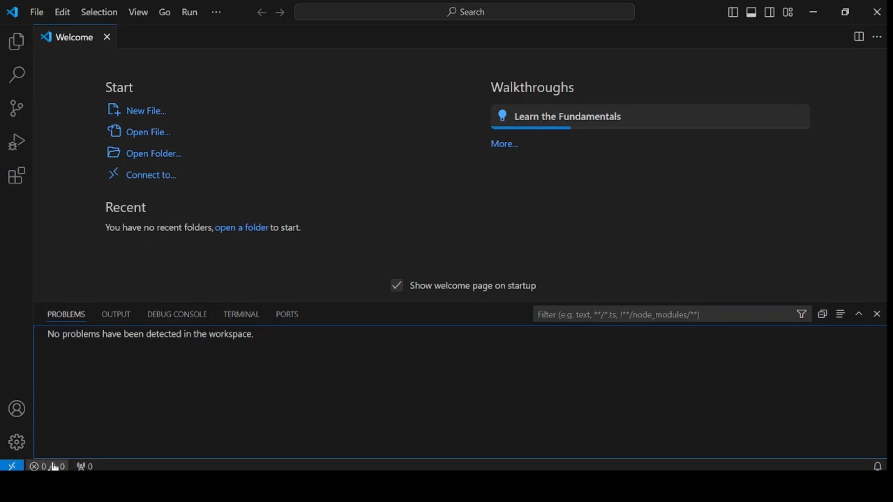 Image resolution: width=893 pixels, height=502 pixels. Describe the element at coordinates (145, 153) in the screenshot. I see `open a folder` at that location.